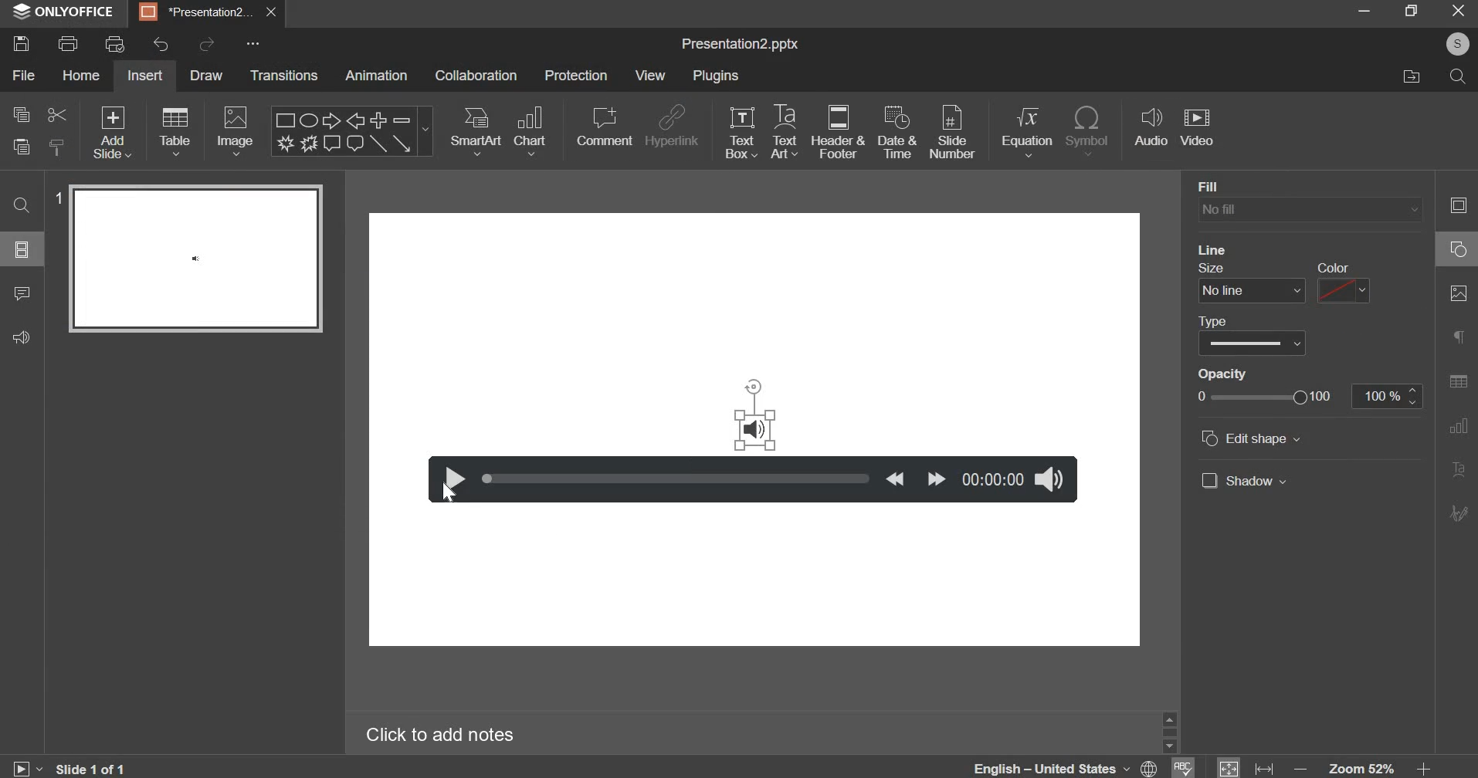 The height and width of the screenshot is (778, 1478). Describe the element at coordinates (897, 131) in the screenshot. I see `date & time` at that location.